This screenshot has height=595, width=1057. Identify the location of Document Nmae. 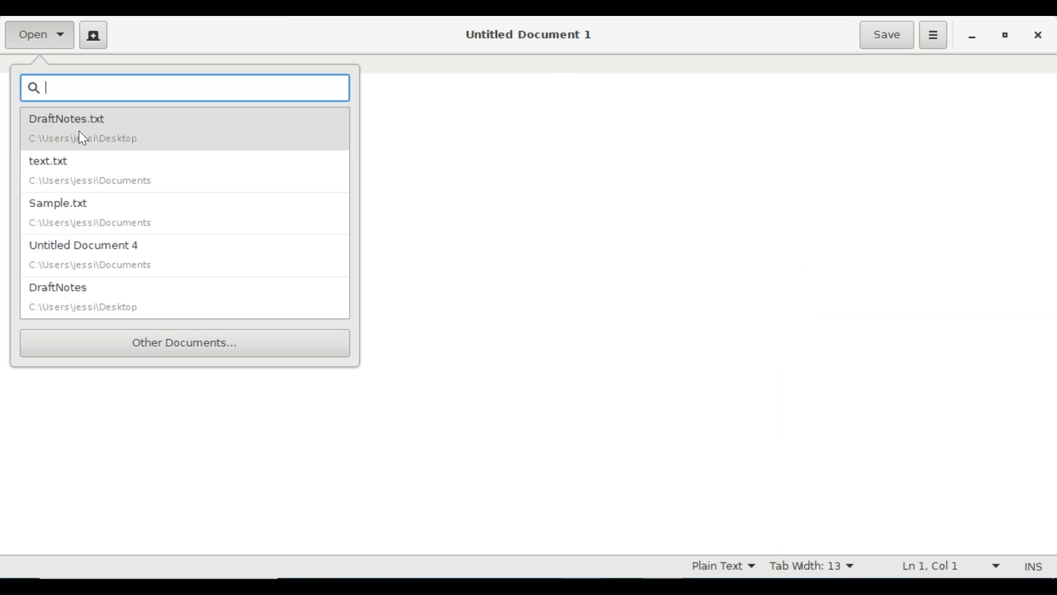
(526, 34).